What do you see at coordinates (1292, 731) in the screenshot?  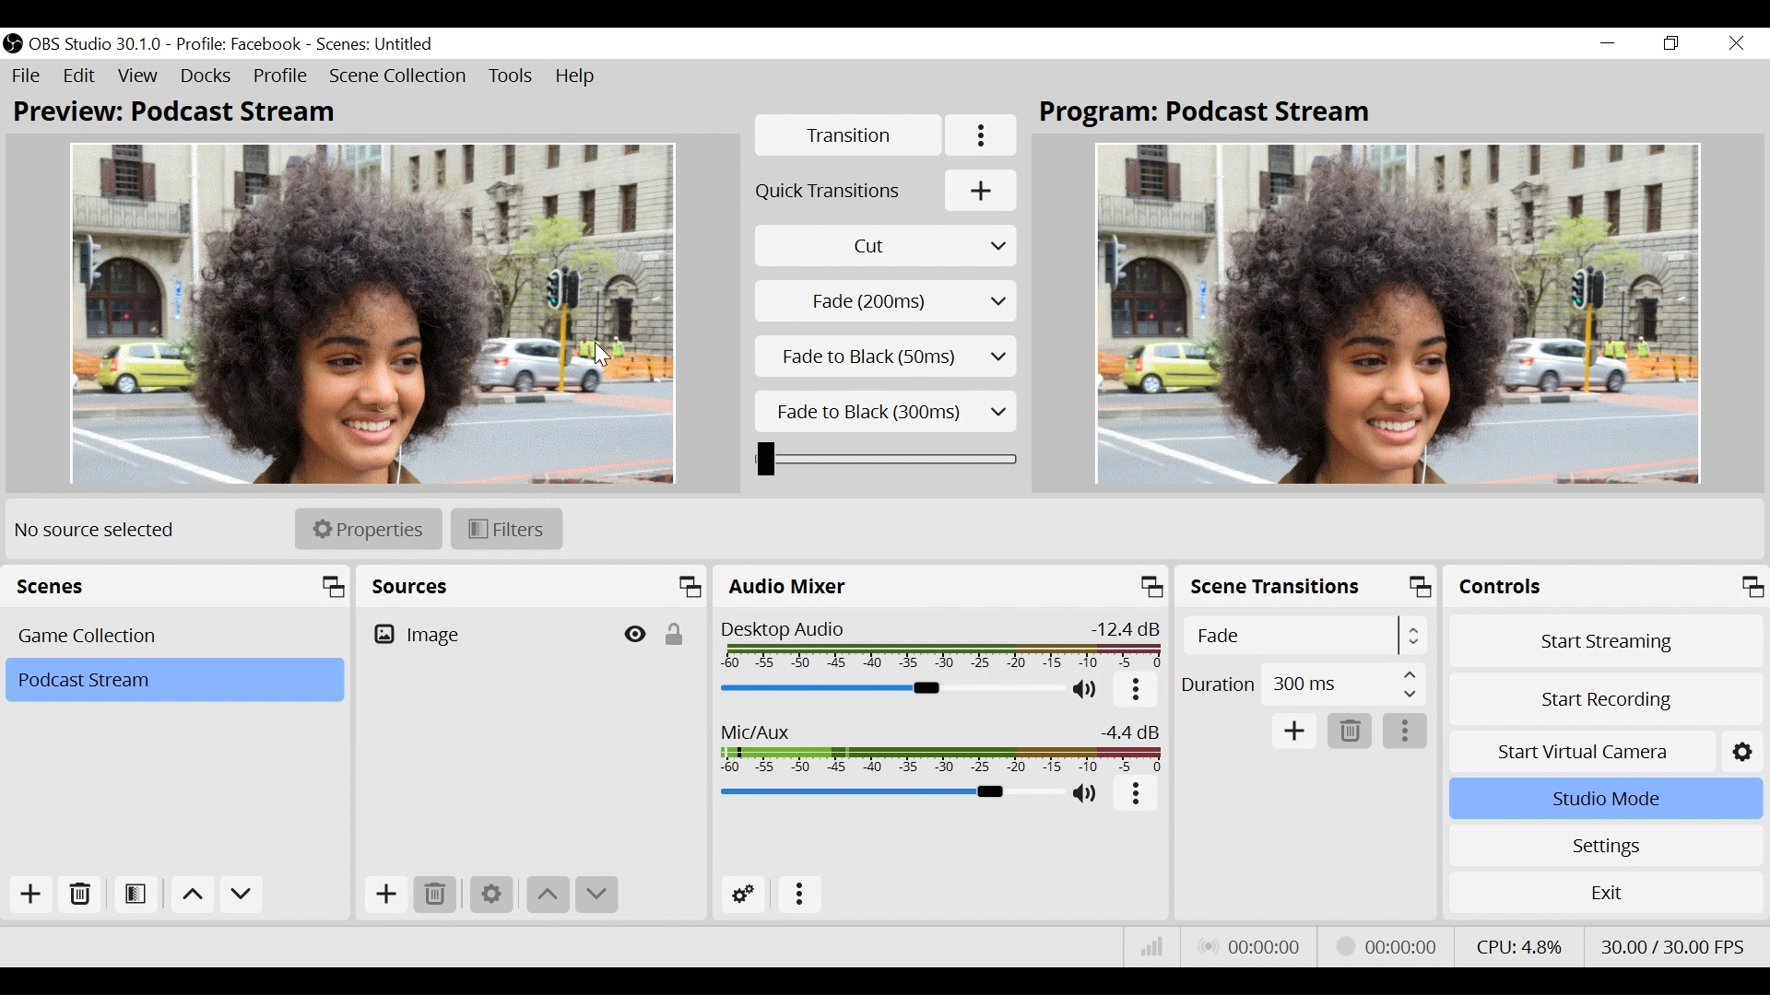 I see `Add` at bounding box center [1292, 731].